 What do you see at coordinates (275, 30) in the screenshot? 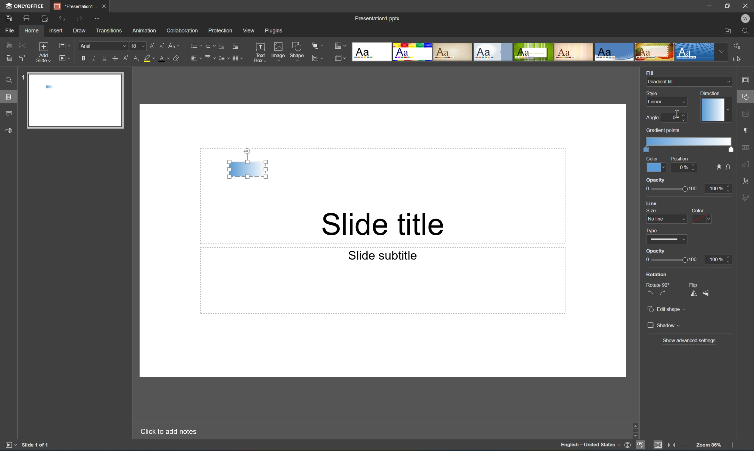
I see `Plugins` at bounding box center [275, 30].